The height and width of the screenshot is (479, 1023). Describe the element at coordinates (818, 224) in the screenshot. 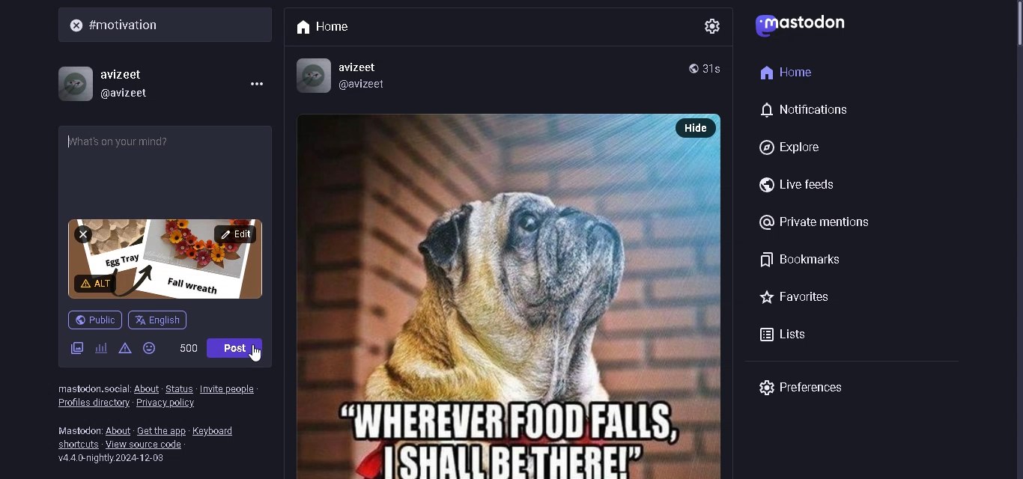

I see `private mentions` at that location.